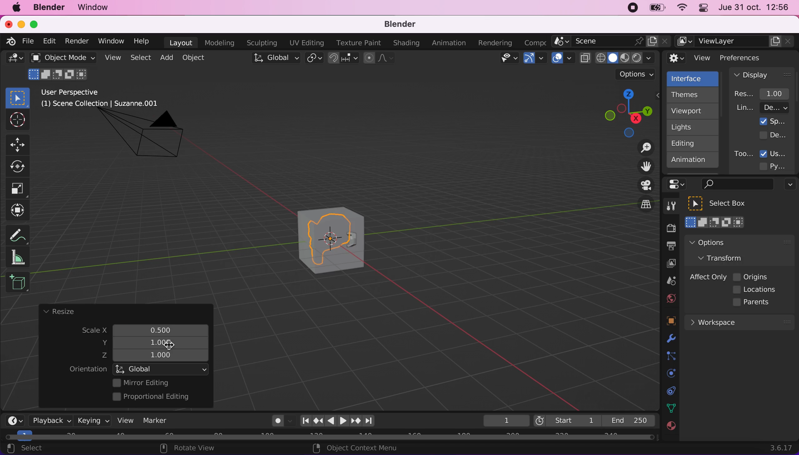 The image size is (799, 455). Describe the element at coordinates (48, 41) in the screenshot. I see `edit` at that location.